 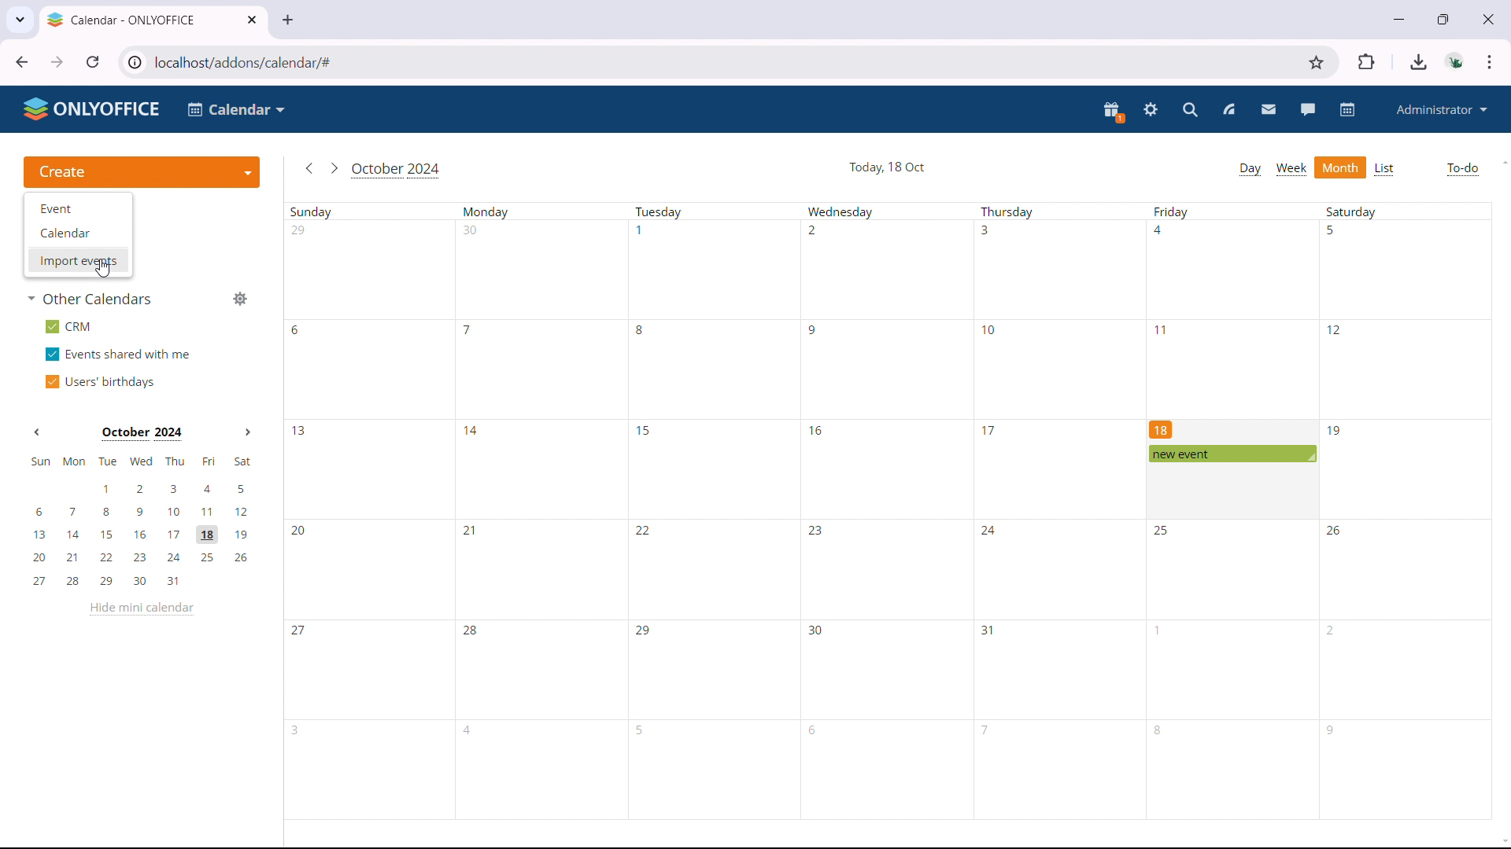 I want to click on 11, so click(x=1164, y=330).